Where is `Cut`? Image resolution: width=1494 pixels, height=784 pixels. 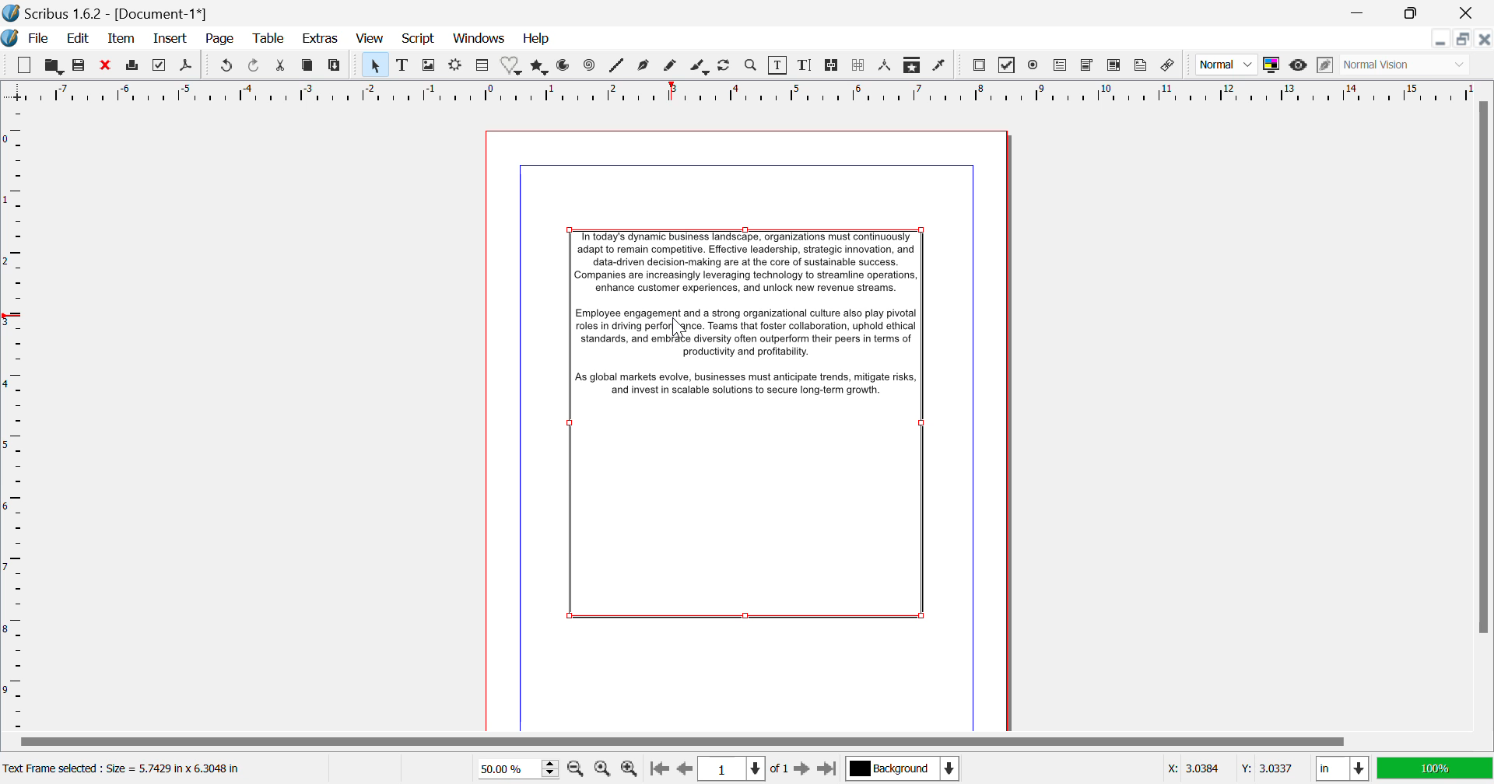 Cut is located at coordinates (283, 66).